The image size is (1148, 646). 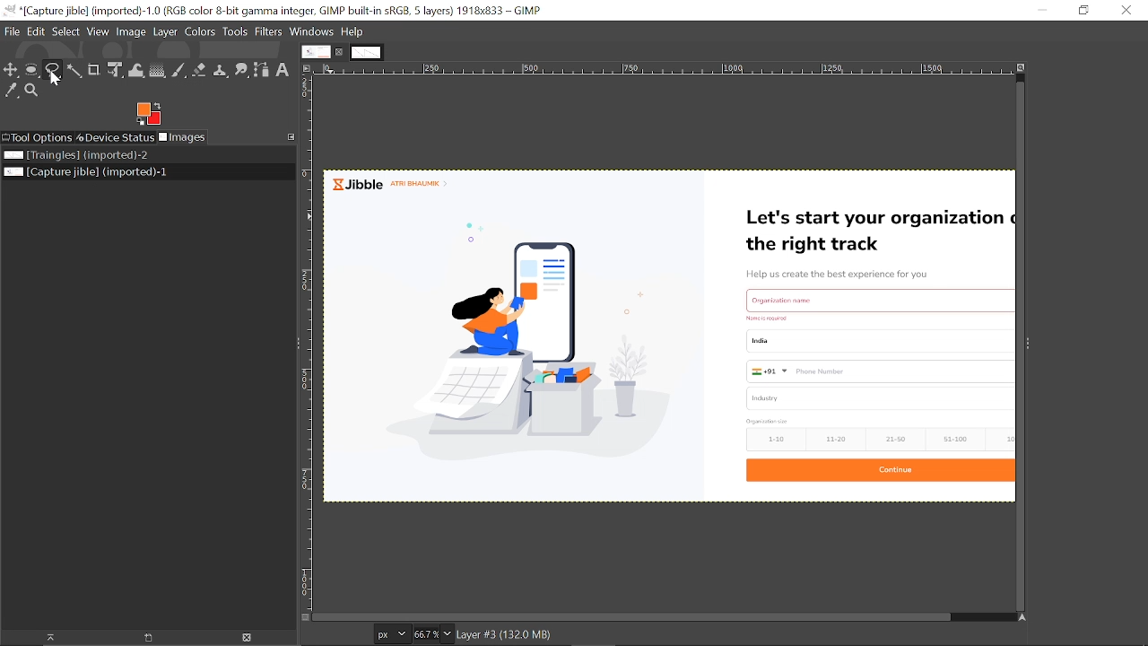 I want to click on layer details, so click(x=513, y=635).